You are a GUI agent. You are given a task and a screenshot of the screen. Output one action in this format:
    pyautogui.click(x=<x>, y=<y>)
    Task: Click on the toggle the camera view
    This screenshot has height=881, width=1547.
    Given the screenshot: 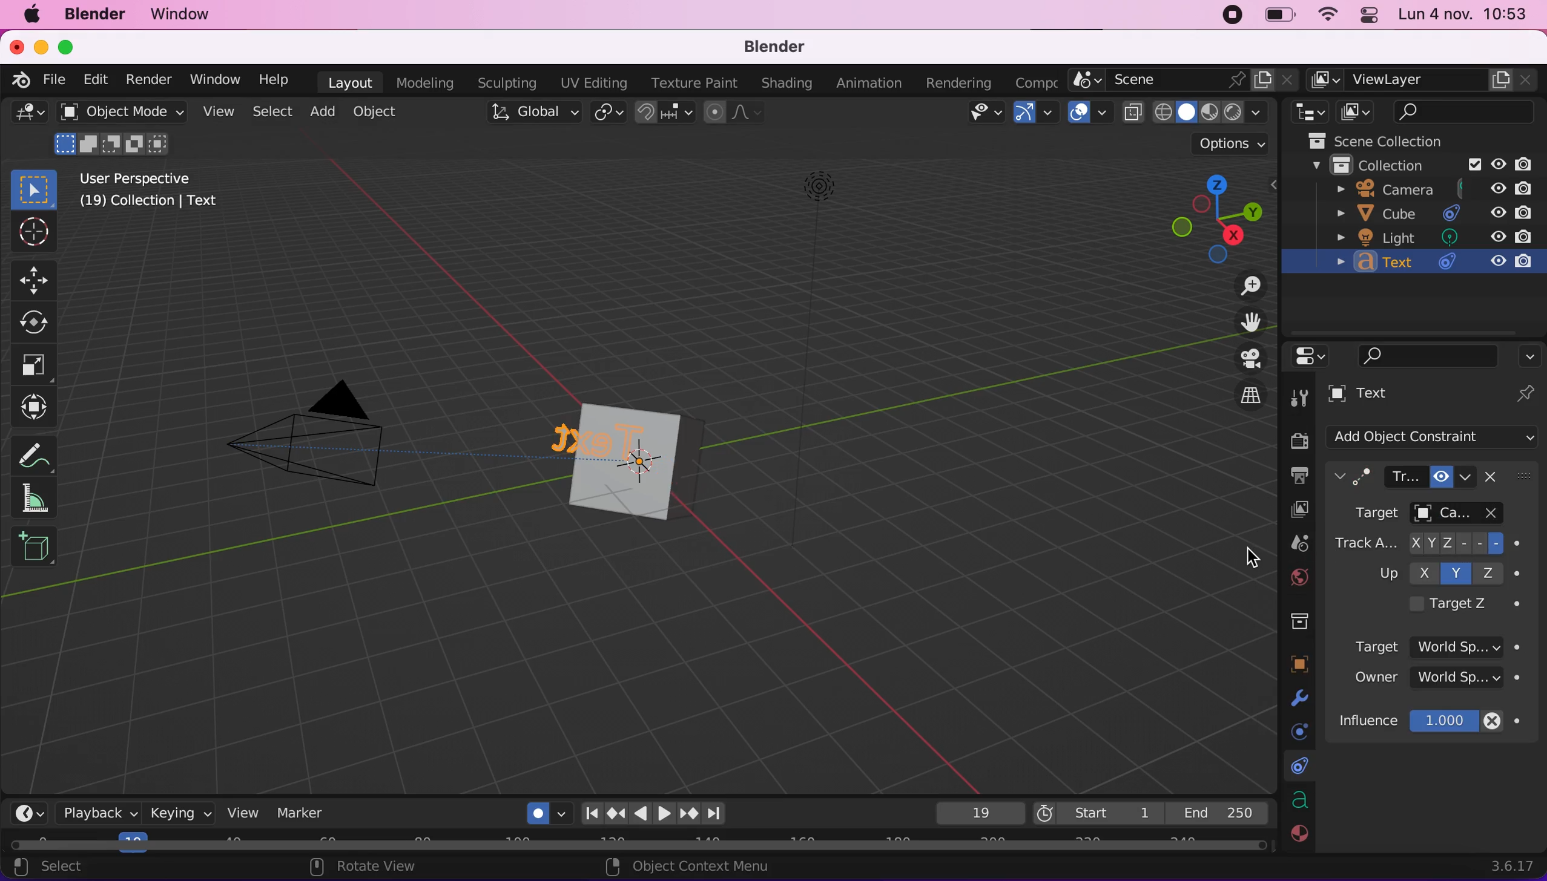 What is the action you would take?
    pyautogui.click(x=1247, y=358)
    